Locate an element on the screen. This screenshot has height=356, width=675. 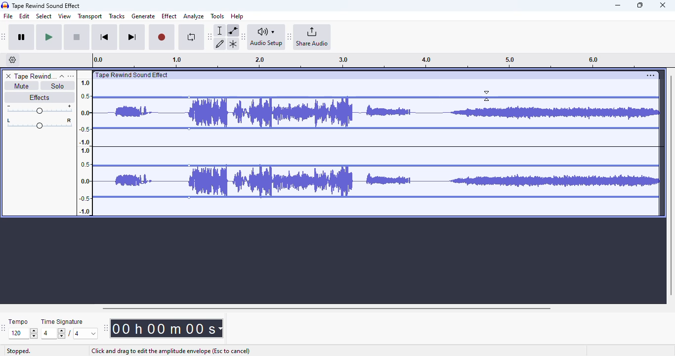
horizontal scroll bar is located at coordinates (326, 308).